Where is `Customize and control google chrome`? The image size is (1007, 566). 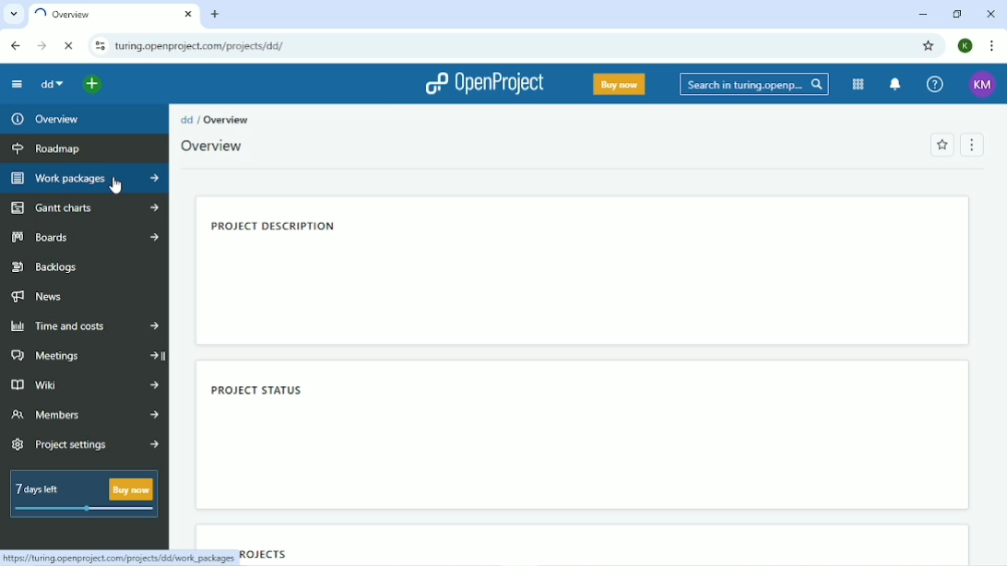
Customize and control google chrome is located at coordinates (989, 46).